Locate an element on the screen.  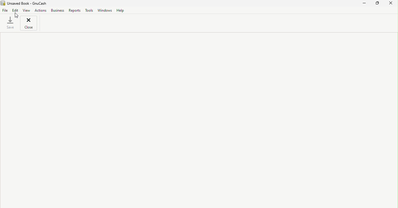
Maximize is located at coordinates (378, 4).